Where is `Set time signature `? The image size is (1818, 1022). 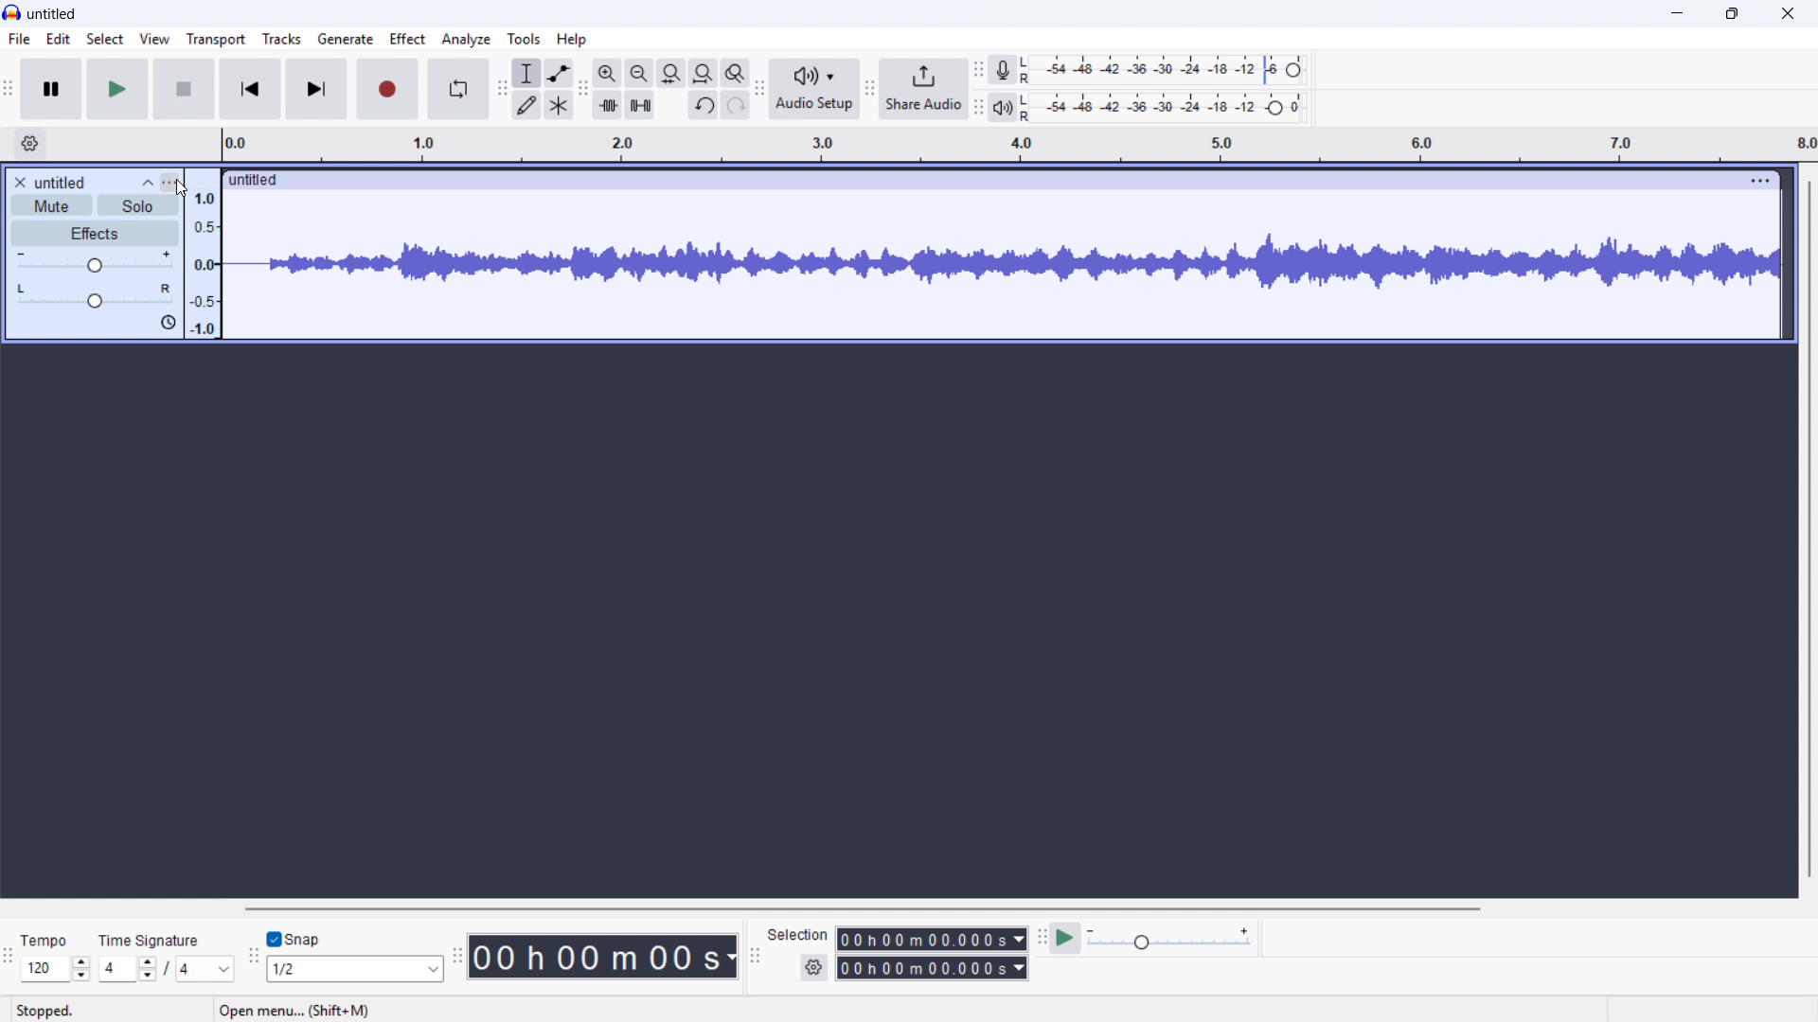 Set time signature  is located at coordinates (168, 969).